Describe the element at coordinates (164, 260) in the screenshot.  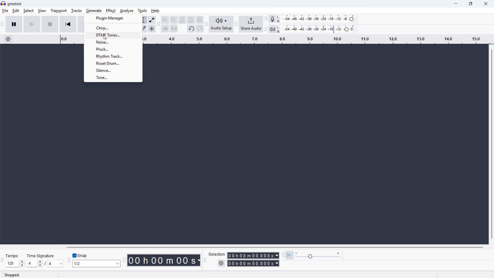
I see `Timestamp ` at that location.